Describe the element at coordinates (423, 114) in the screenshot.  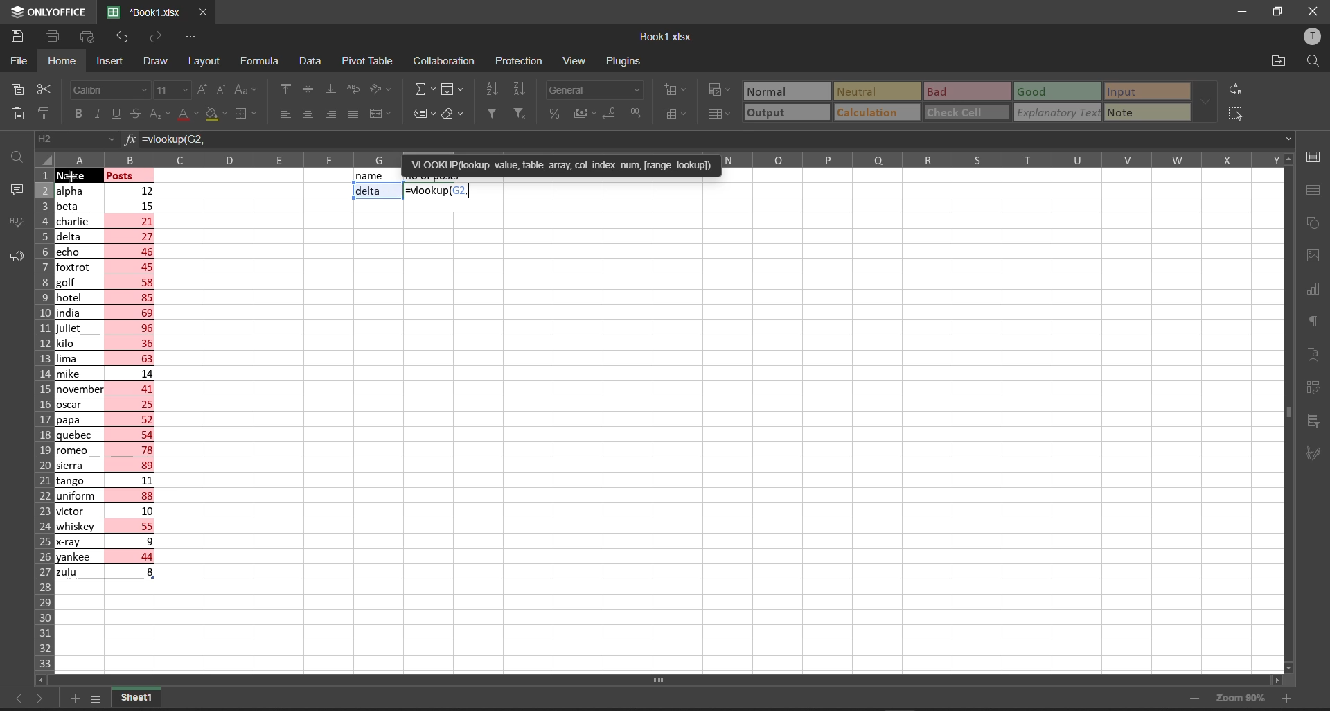
I see `named ranges` at that location.